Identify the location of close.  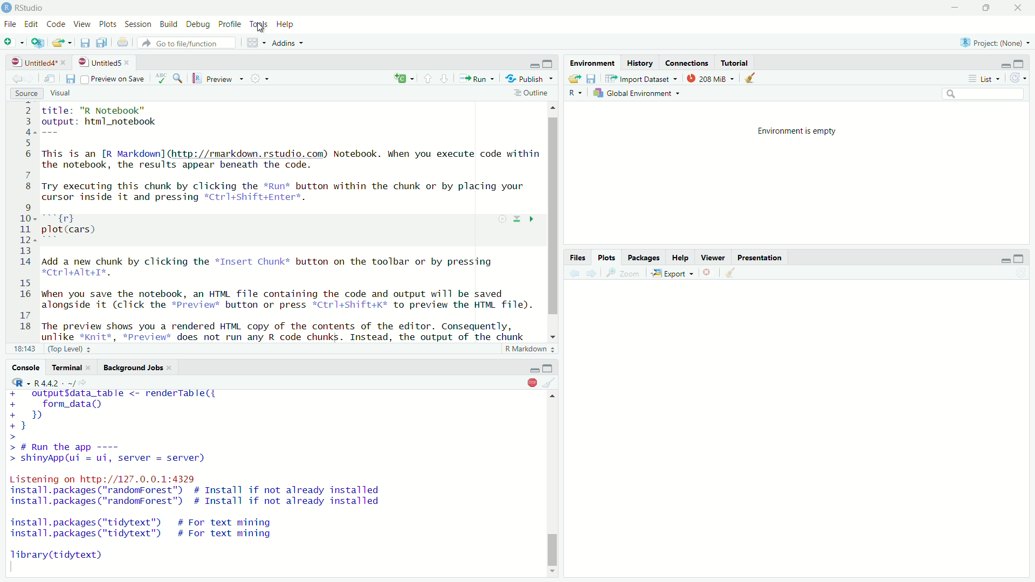
(129, 63).